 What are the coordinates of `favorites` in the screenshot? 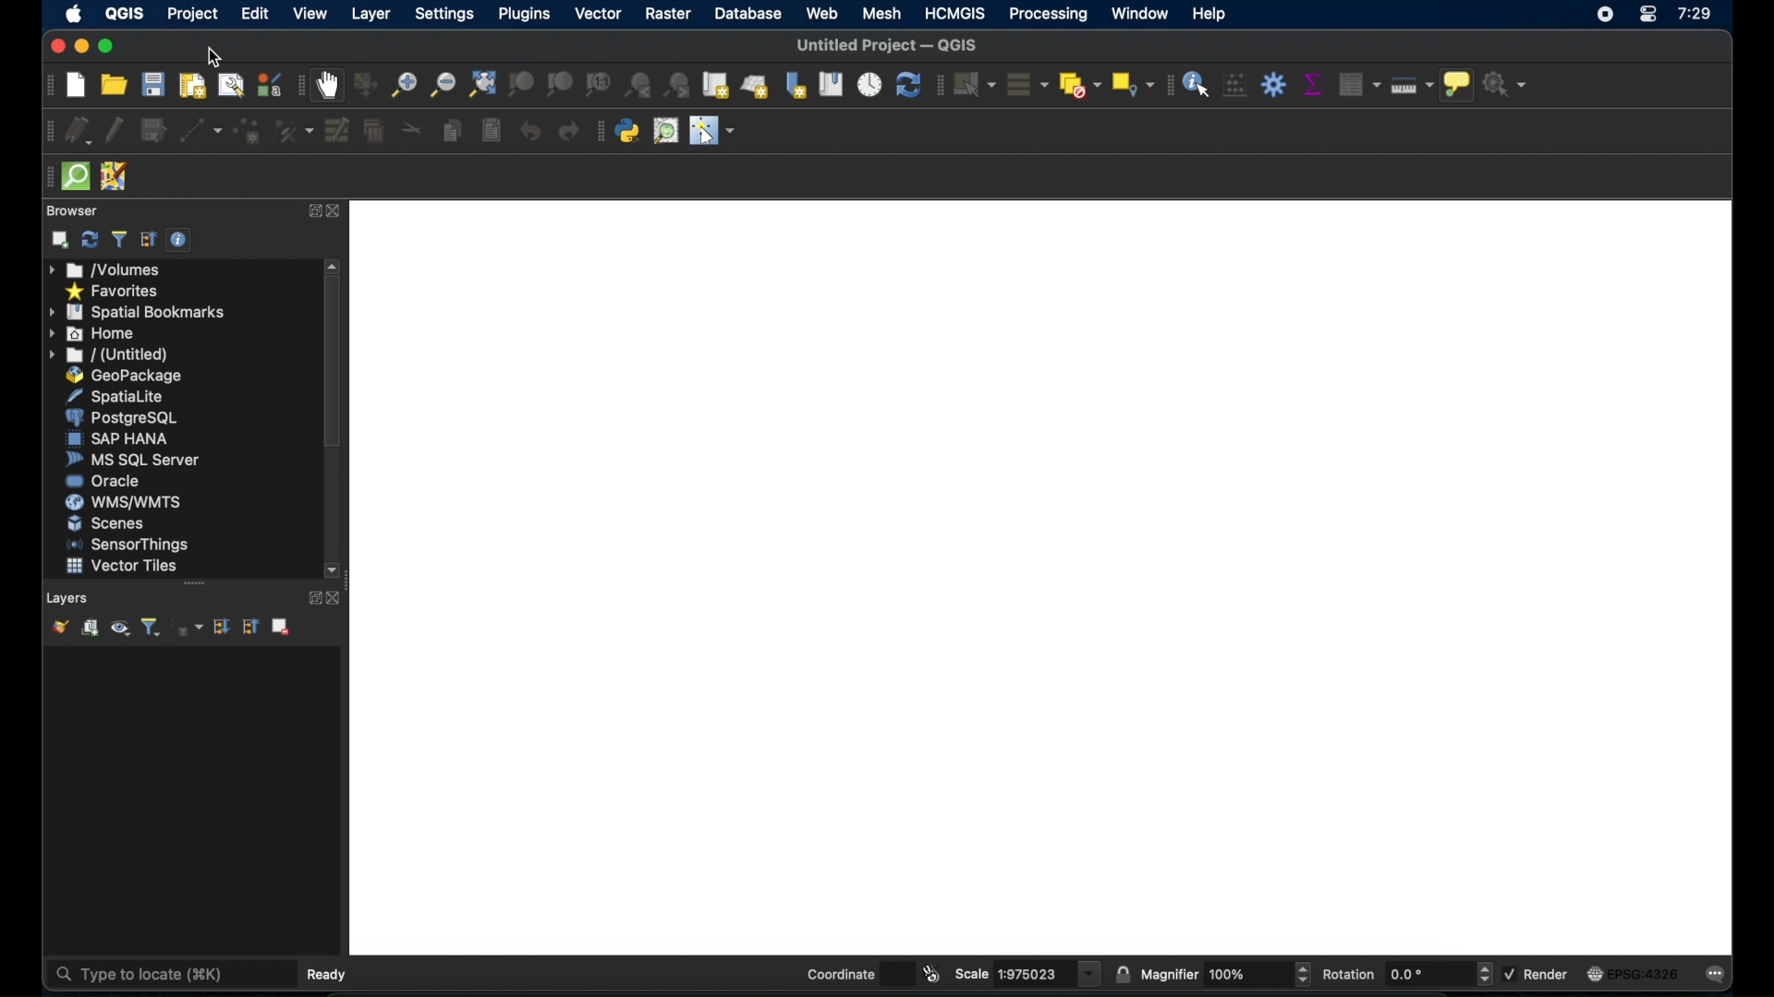 It's located at (114, 291).